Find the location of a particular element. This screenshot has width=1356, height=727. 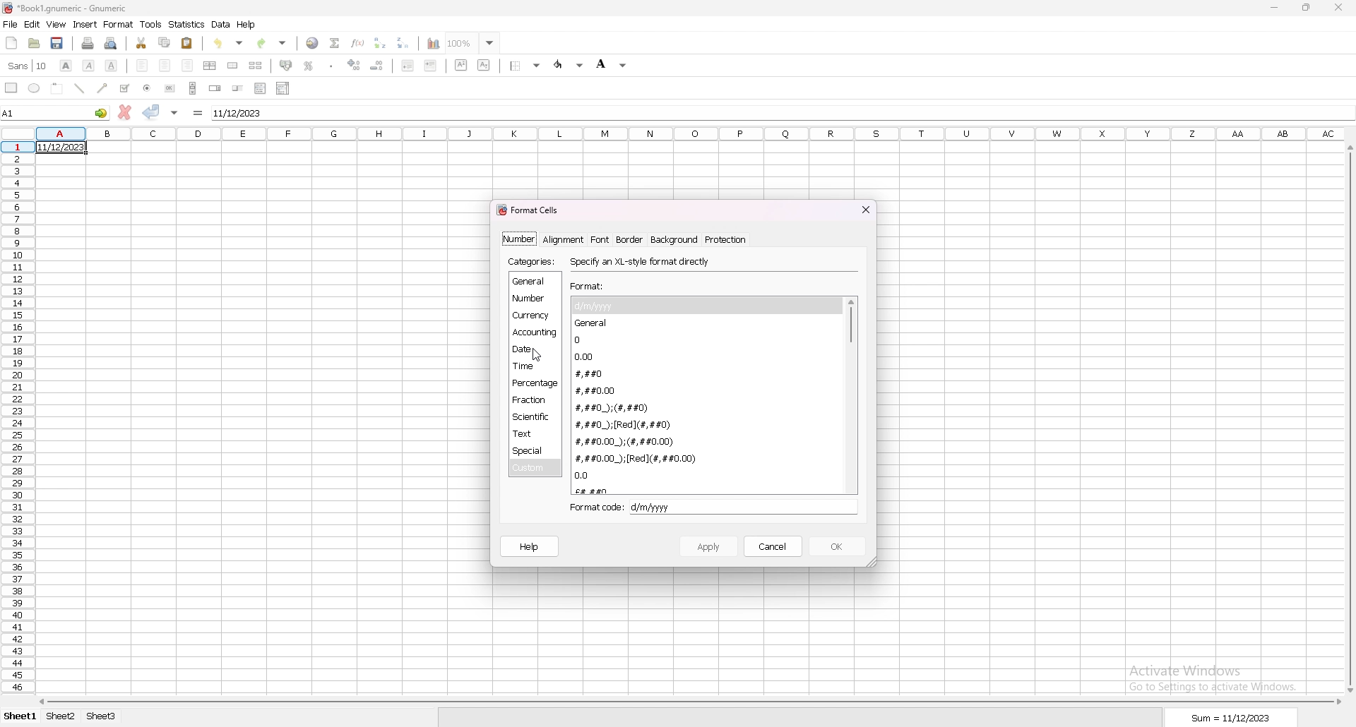

tools is located at coordinates (150, 25).